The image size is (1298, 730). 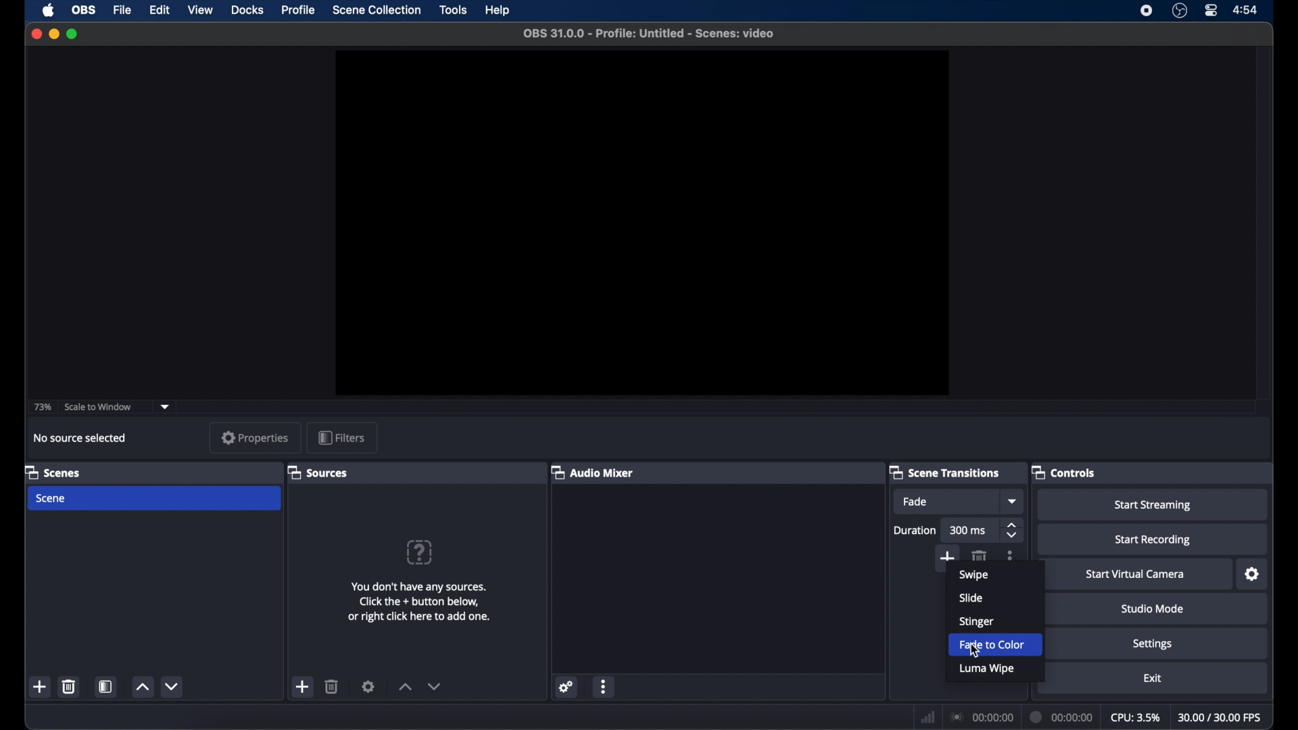 What do you see at coordinates (916, 502) in the screenshot?
I see `fade` at bounding box center [916, 502].